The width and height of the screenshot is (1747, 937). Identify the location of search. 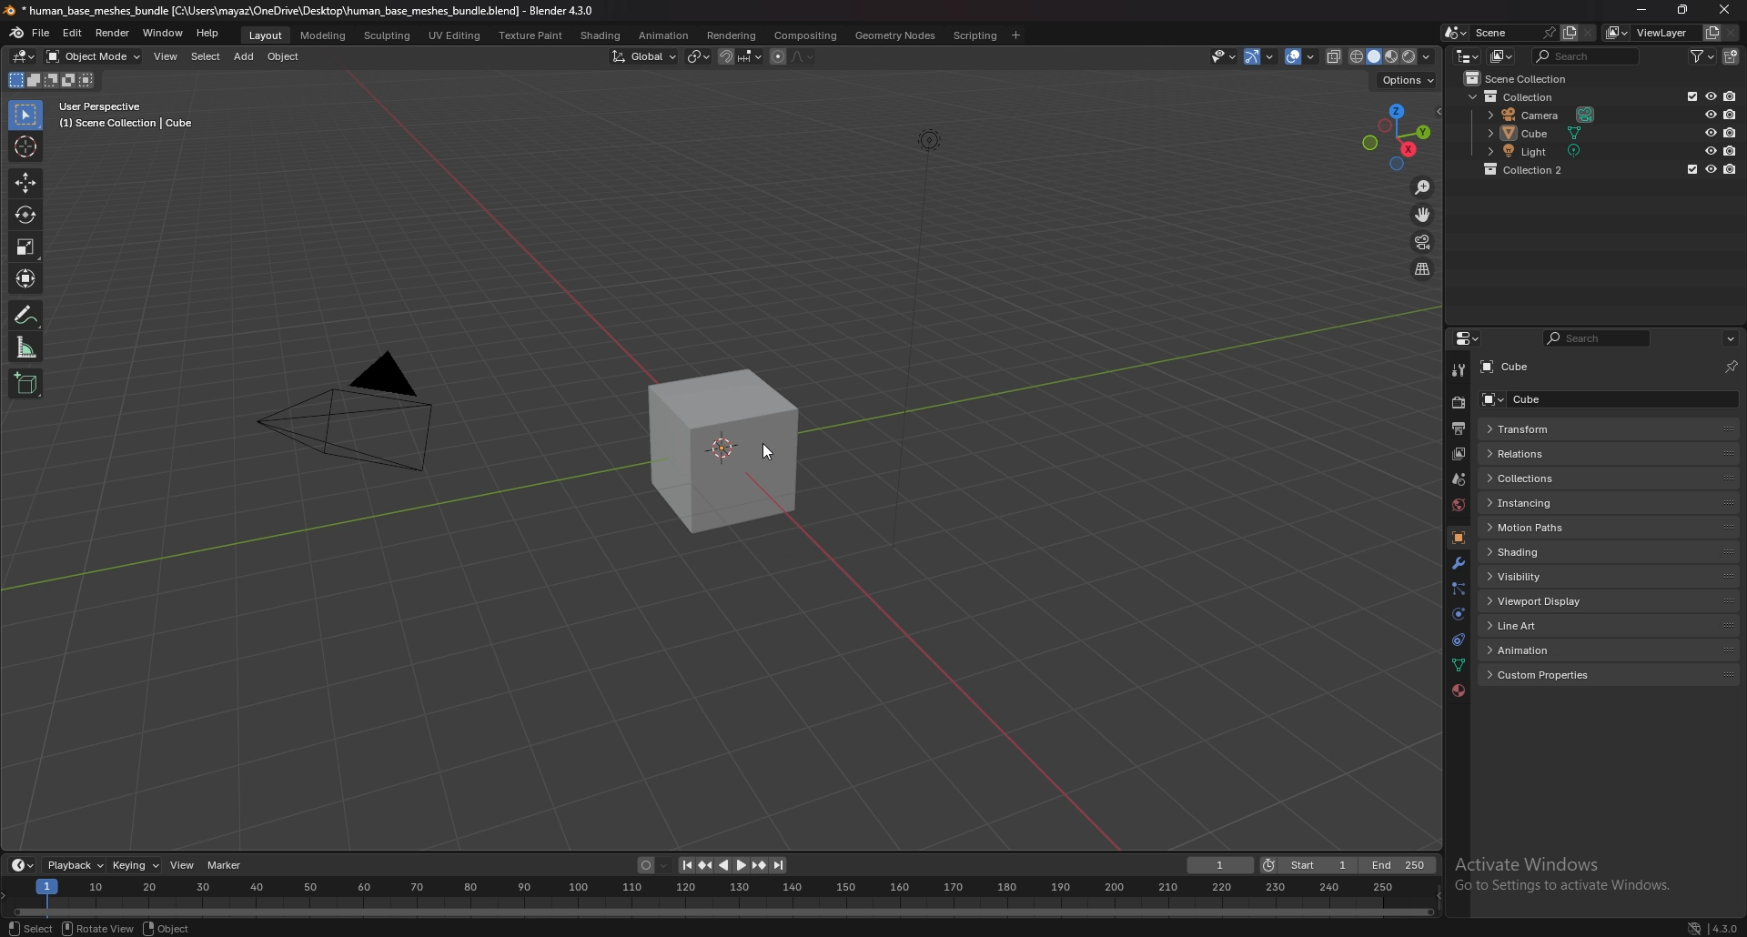
(1589, 55).